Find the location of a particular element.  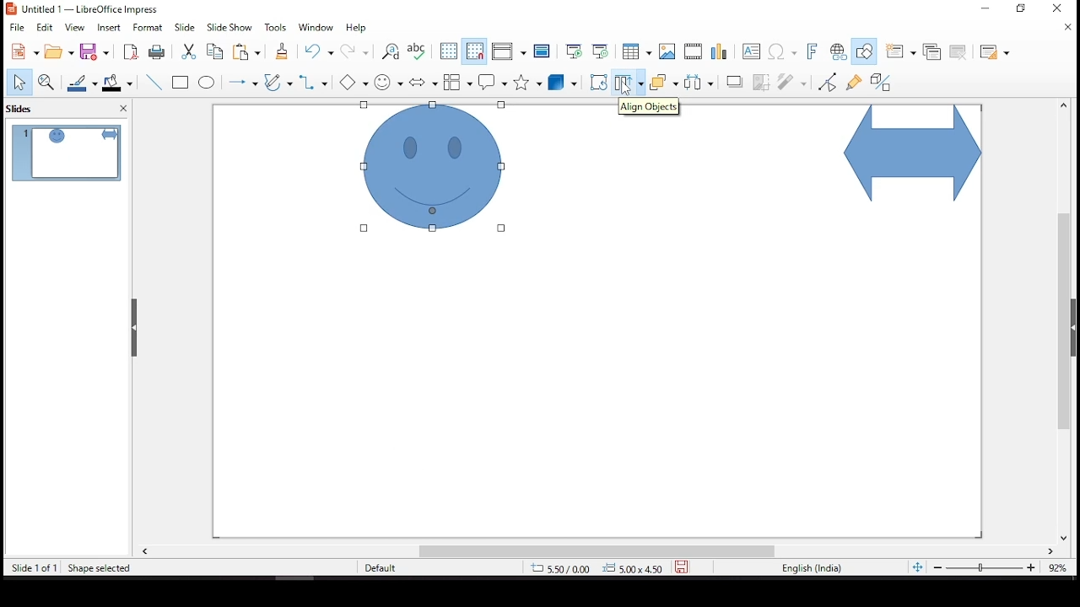

redo is located at coordinates (356, 55).